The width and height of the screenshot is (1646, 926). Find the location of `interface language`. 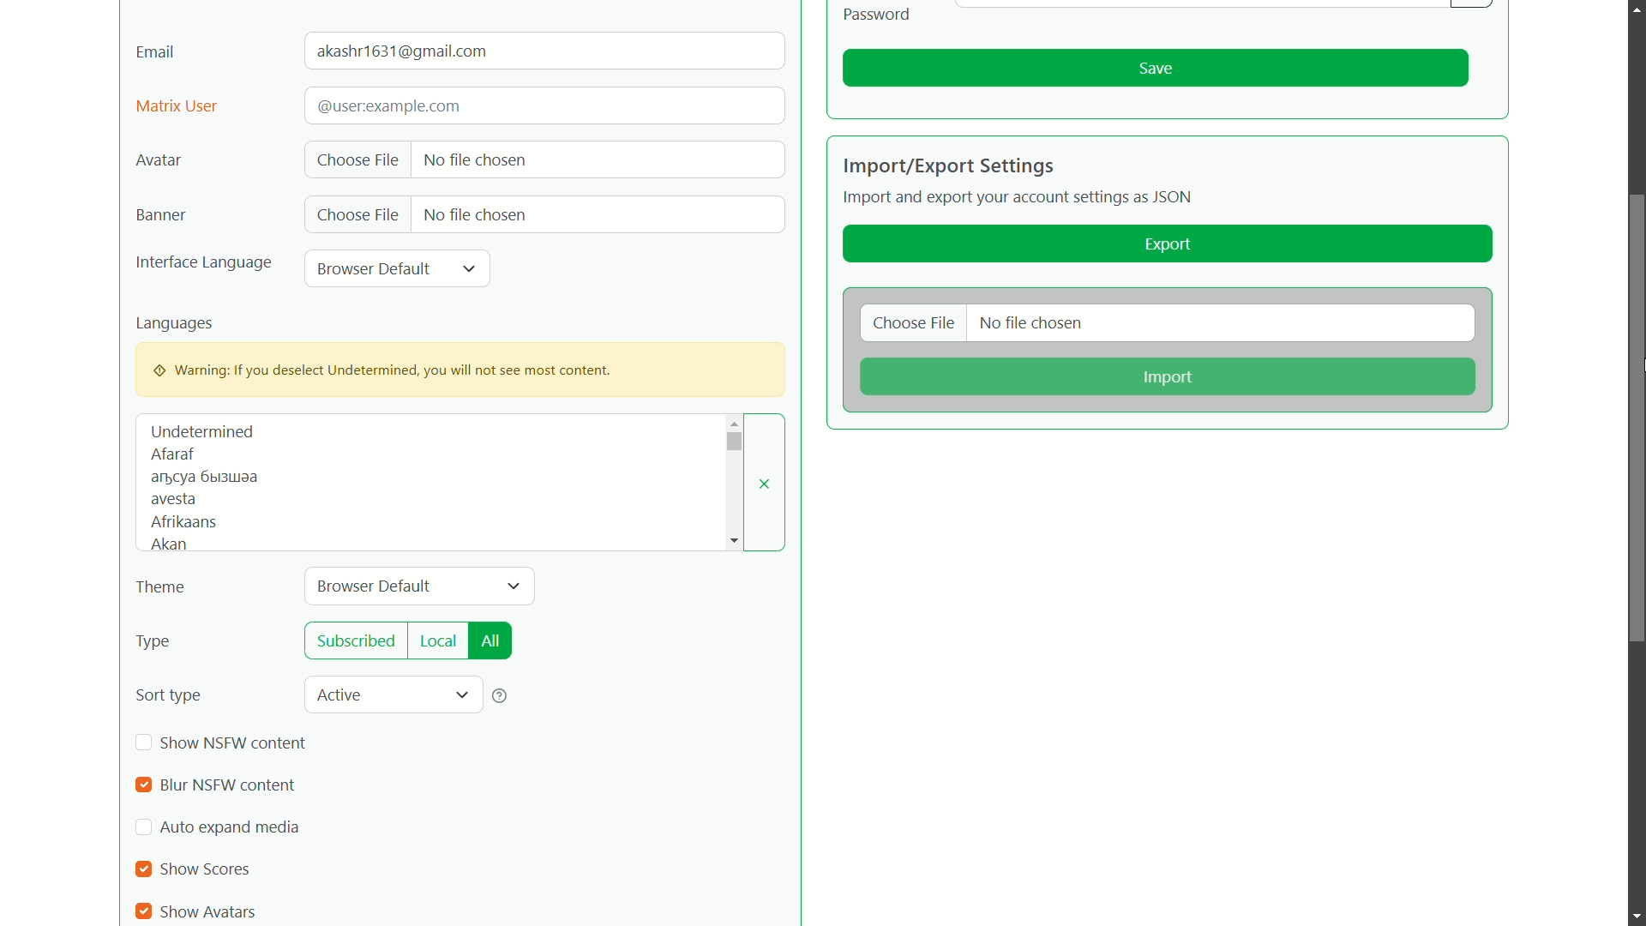

interface language is located at coordinates (204, 264).